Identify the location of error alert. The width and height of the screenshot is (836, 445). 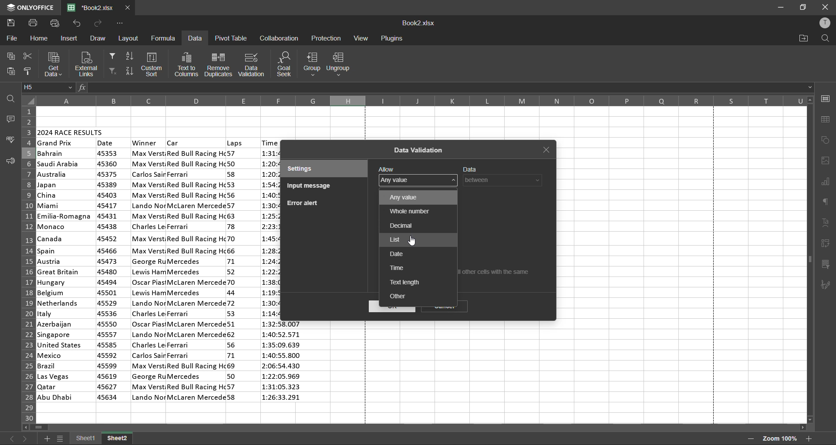
(302, 203).